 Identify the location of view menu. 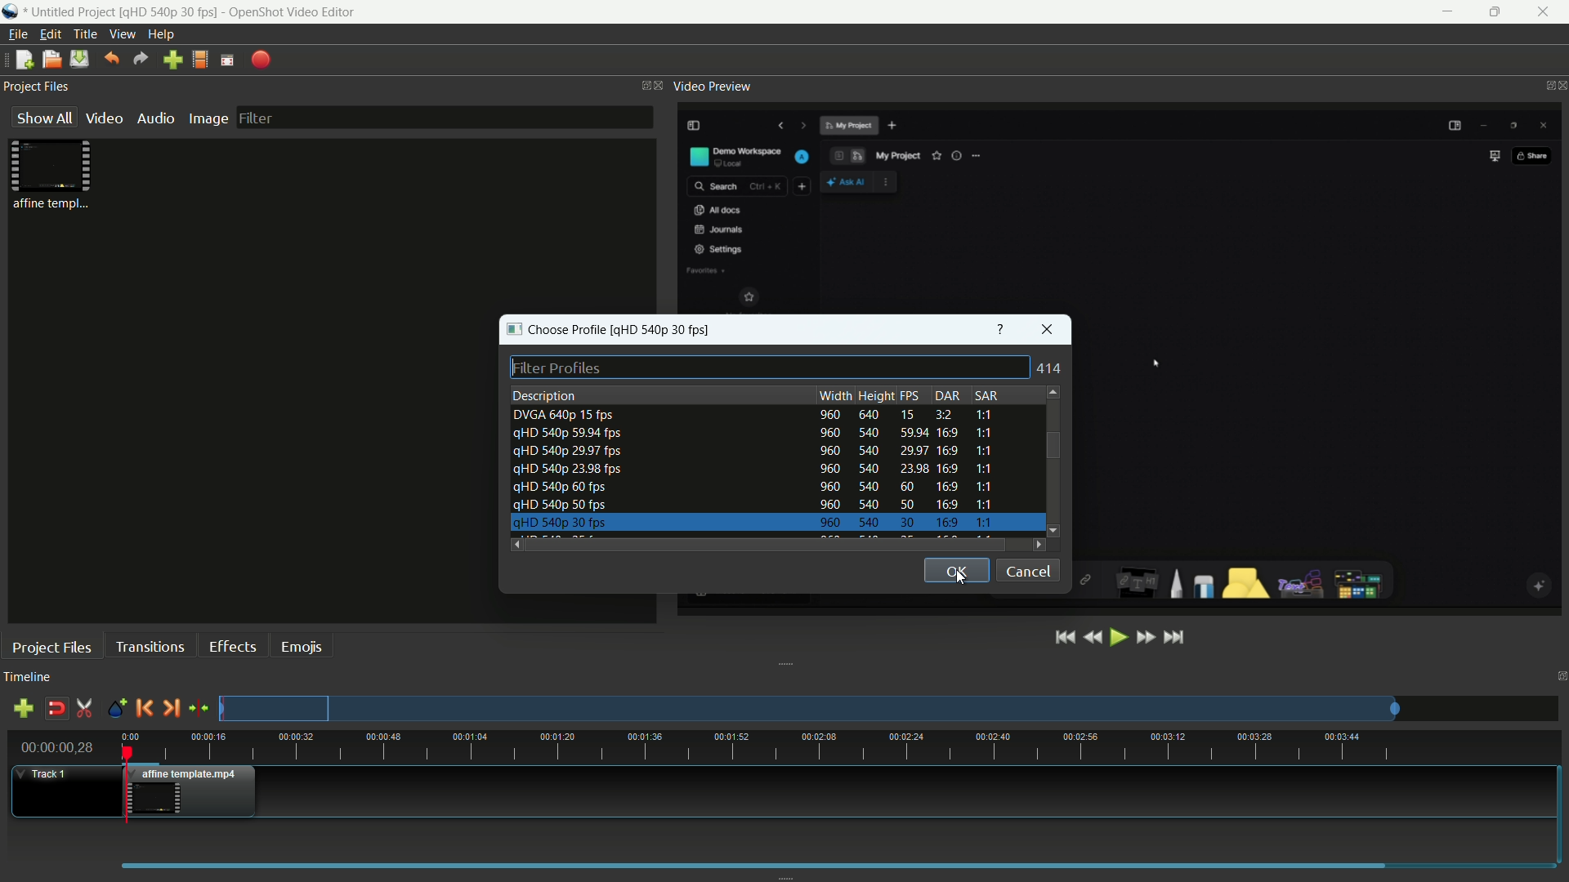
(123, 34).